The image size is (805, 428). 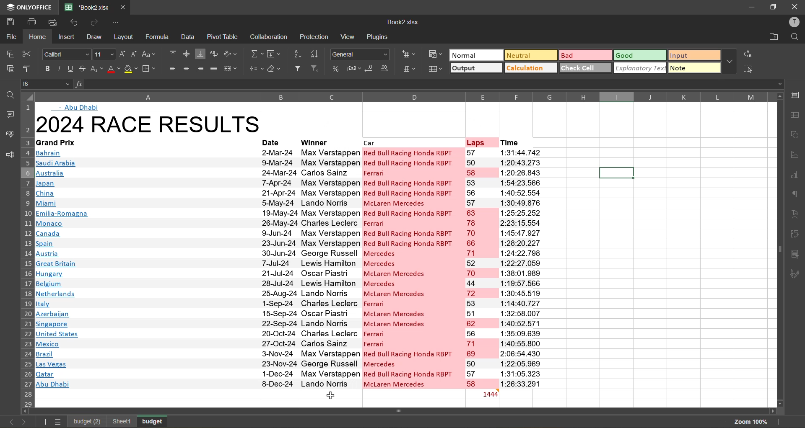 What do you see at coordinates (692, 56) in the screenshot?
I see `input` at bounding box center [692, 56].